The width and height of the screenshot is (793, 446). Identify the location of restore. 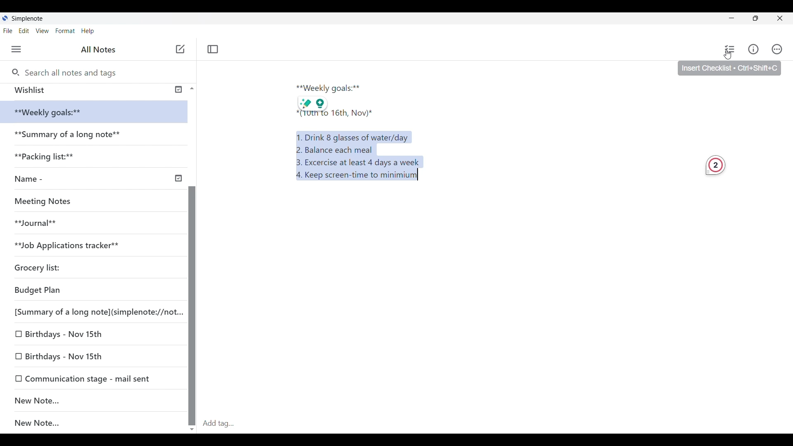
(762, 19).